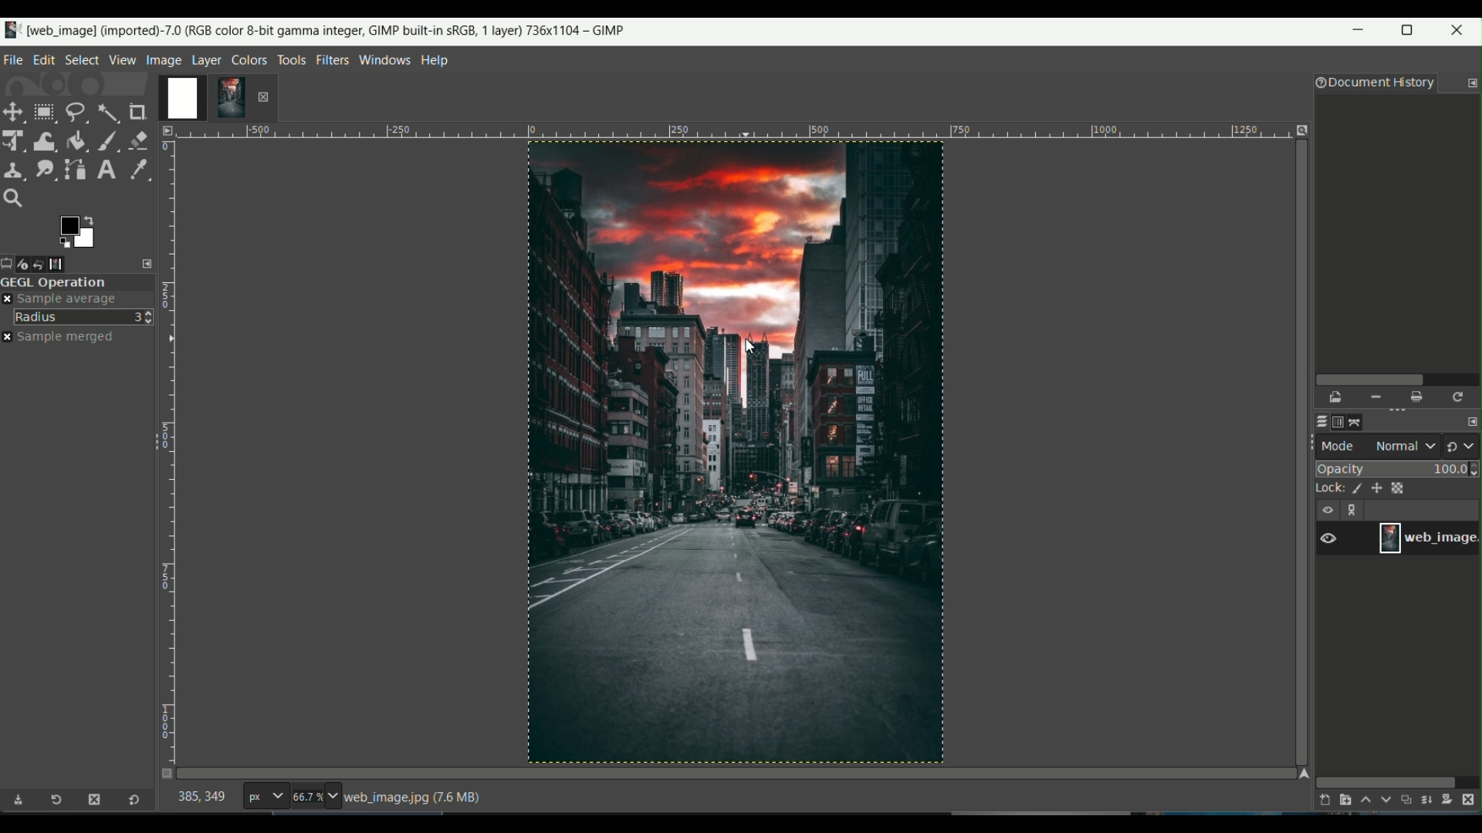 This screenshot has height=833, width=1482. What do you see at coordinates (14, 169) in the screenshot?
I see `clone tool` at bounding box center [14, 169].